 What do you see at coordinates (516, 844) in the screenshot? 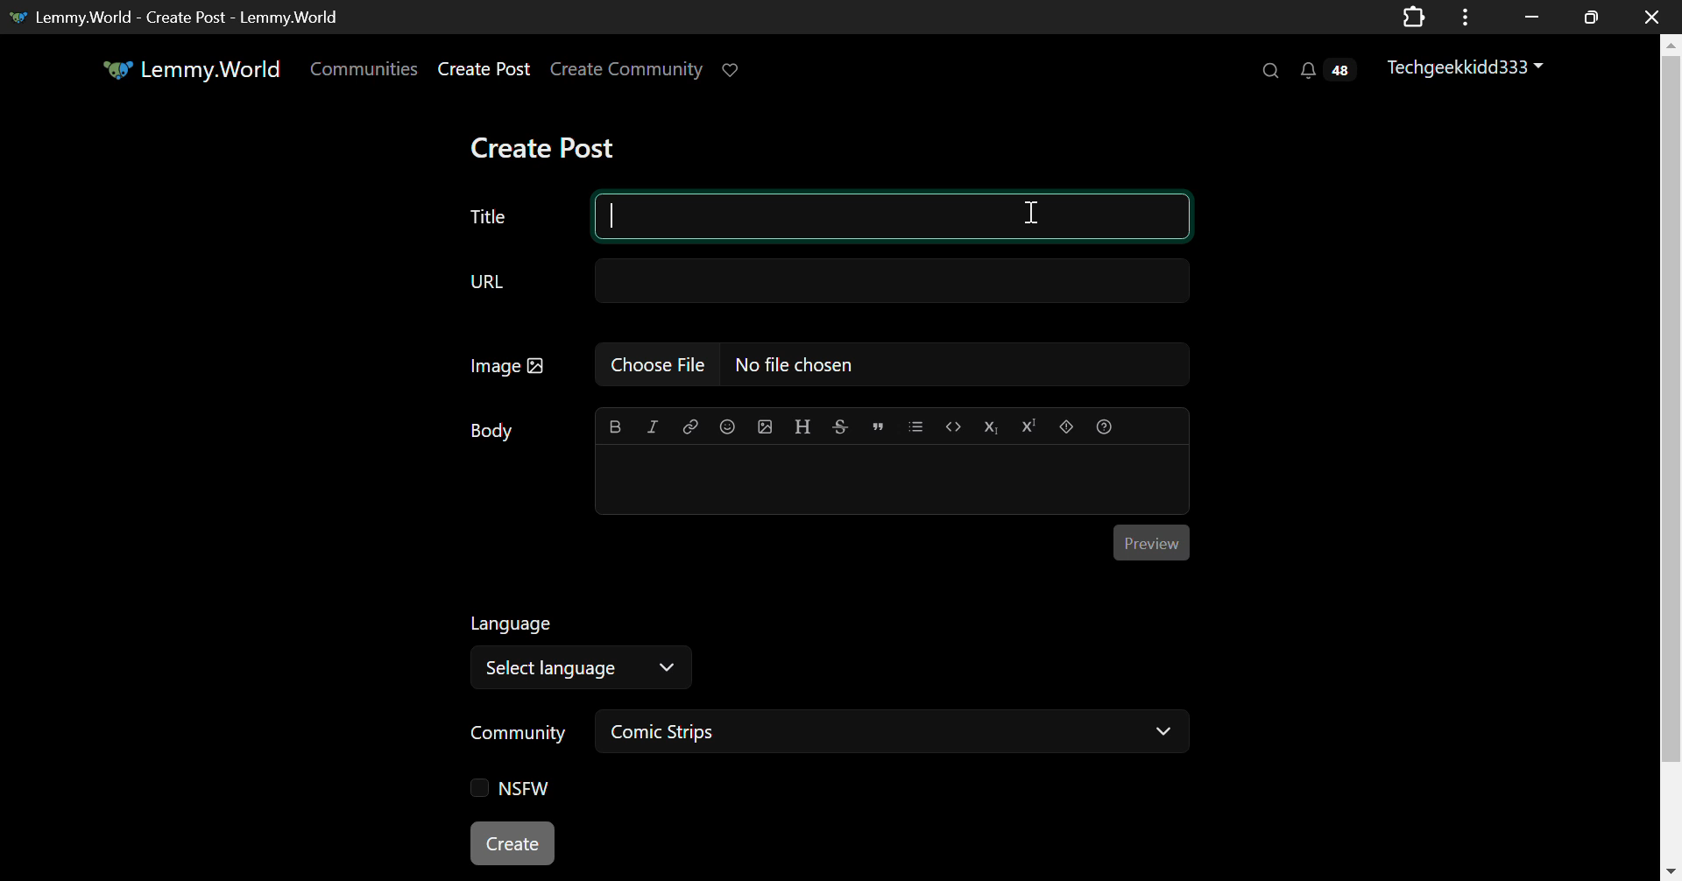
I see `Create` at bounding box center [516, 844].